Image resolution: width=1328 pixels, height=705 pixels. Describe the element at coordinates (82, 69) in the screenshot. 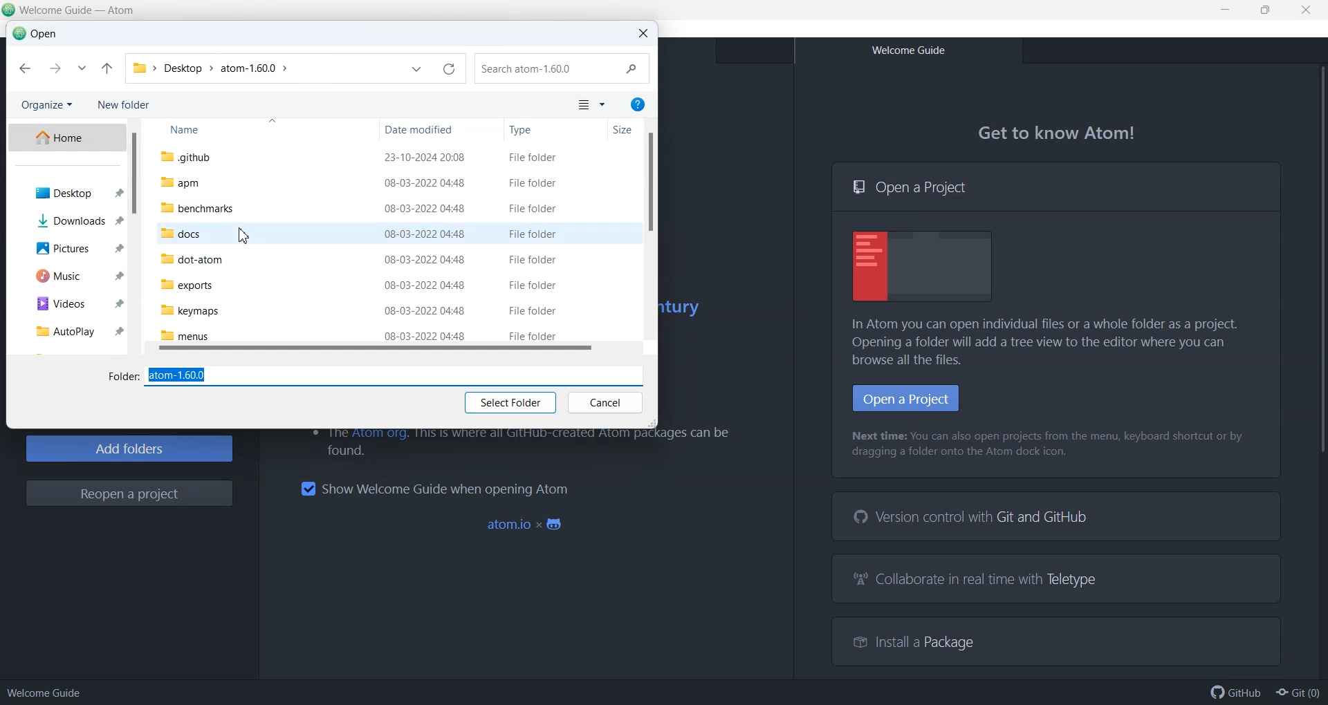

I see `Recent Location` at that location.